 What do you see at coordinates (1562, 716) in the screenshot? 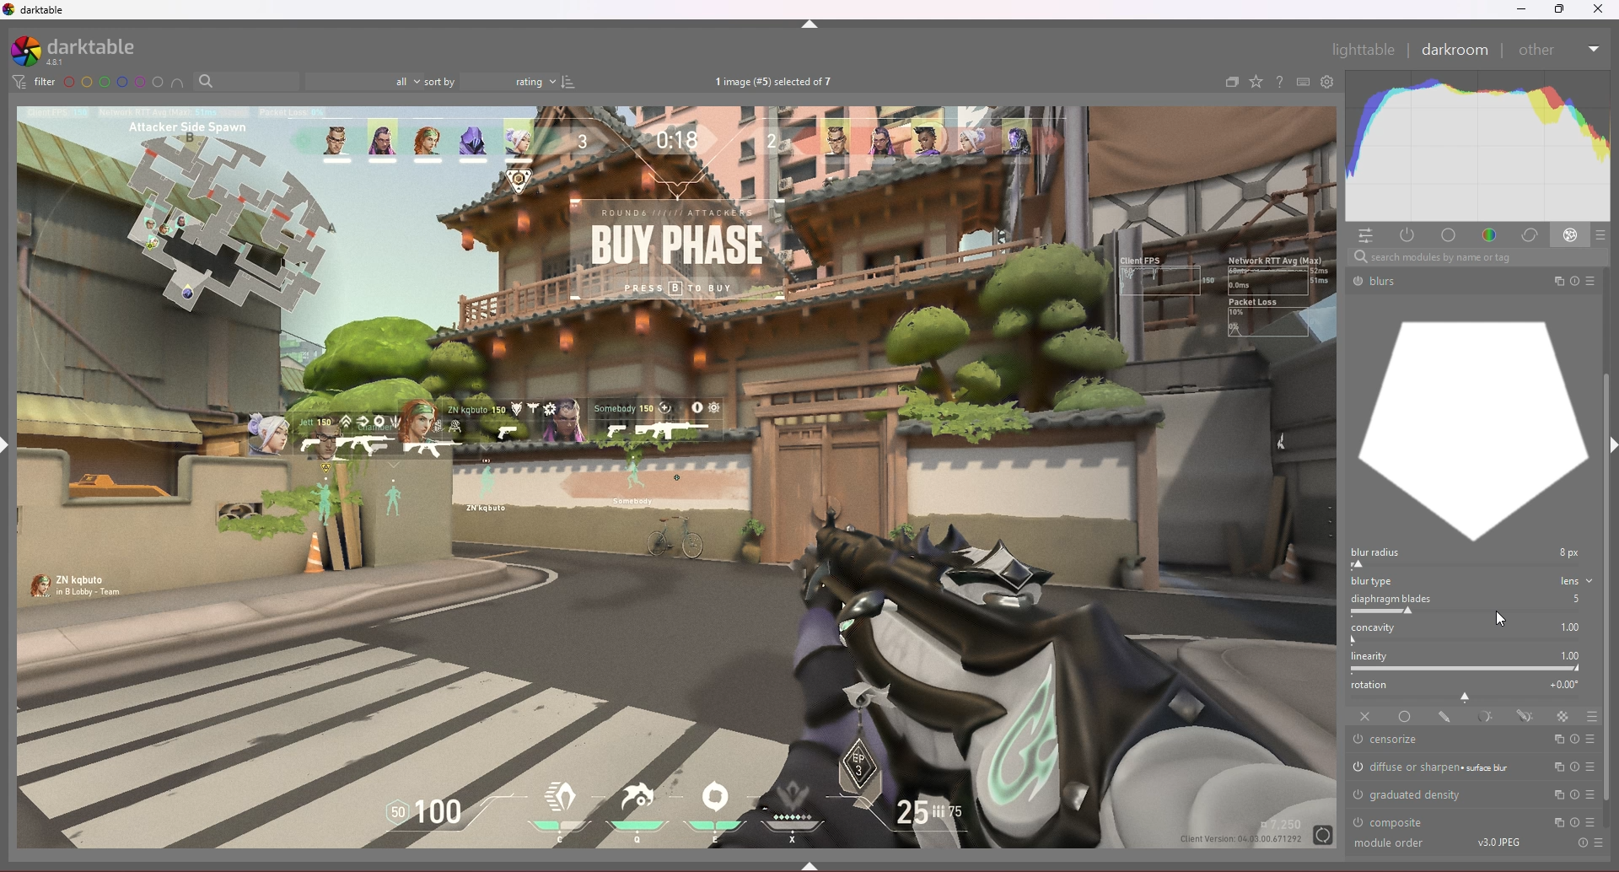
I see `raster mask` at bounding box center [1562, 716].